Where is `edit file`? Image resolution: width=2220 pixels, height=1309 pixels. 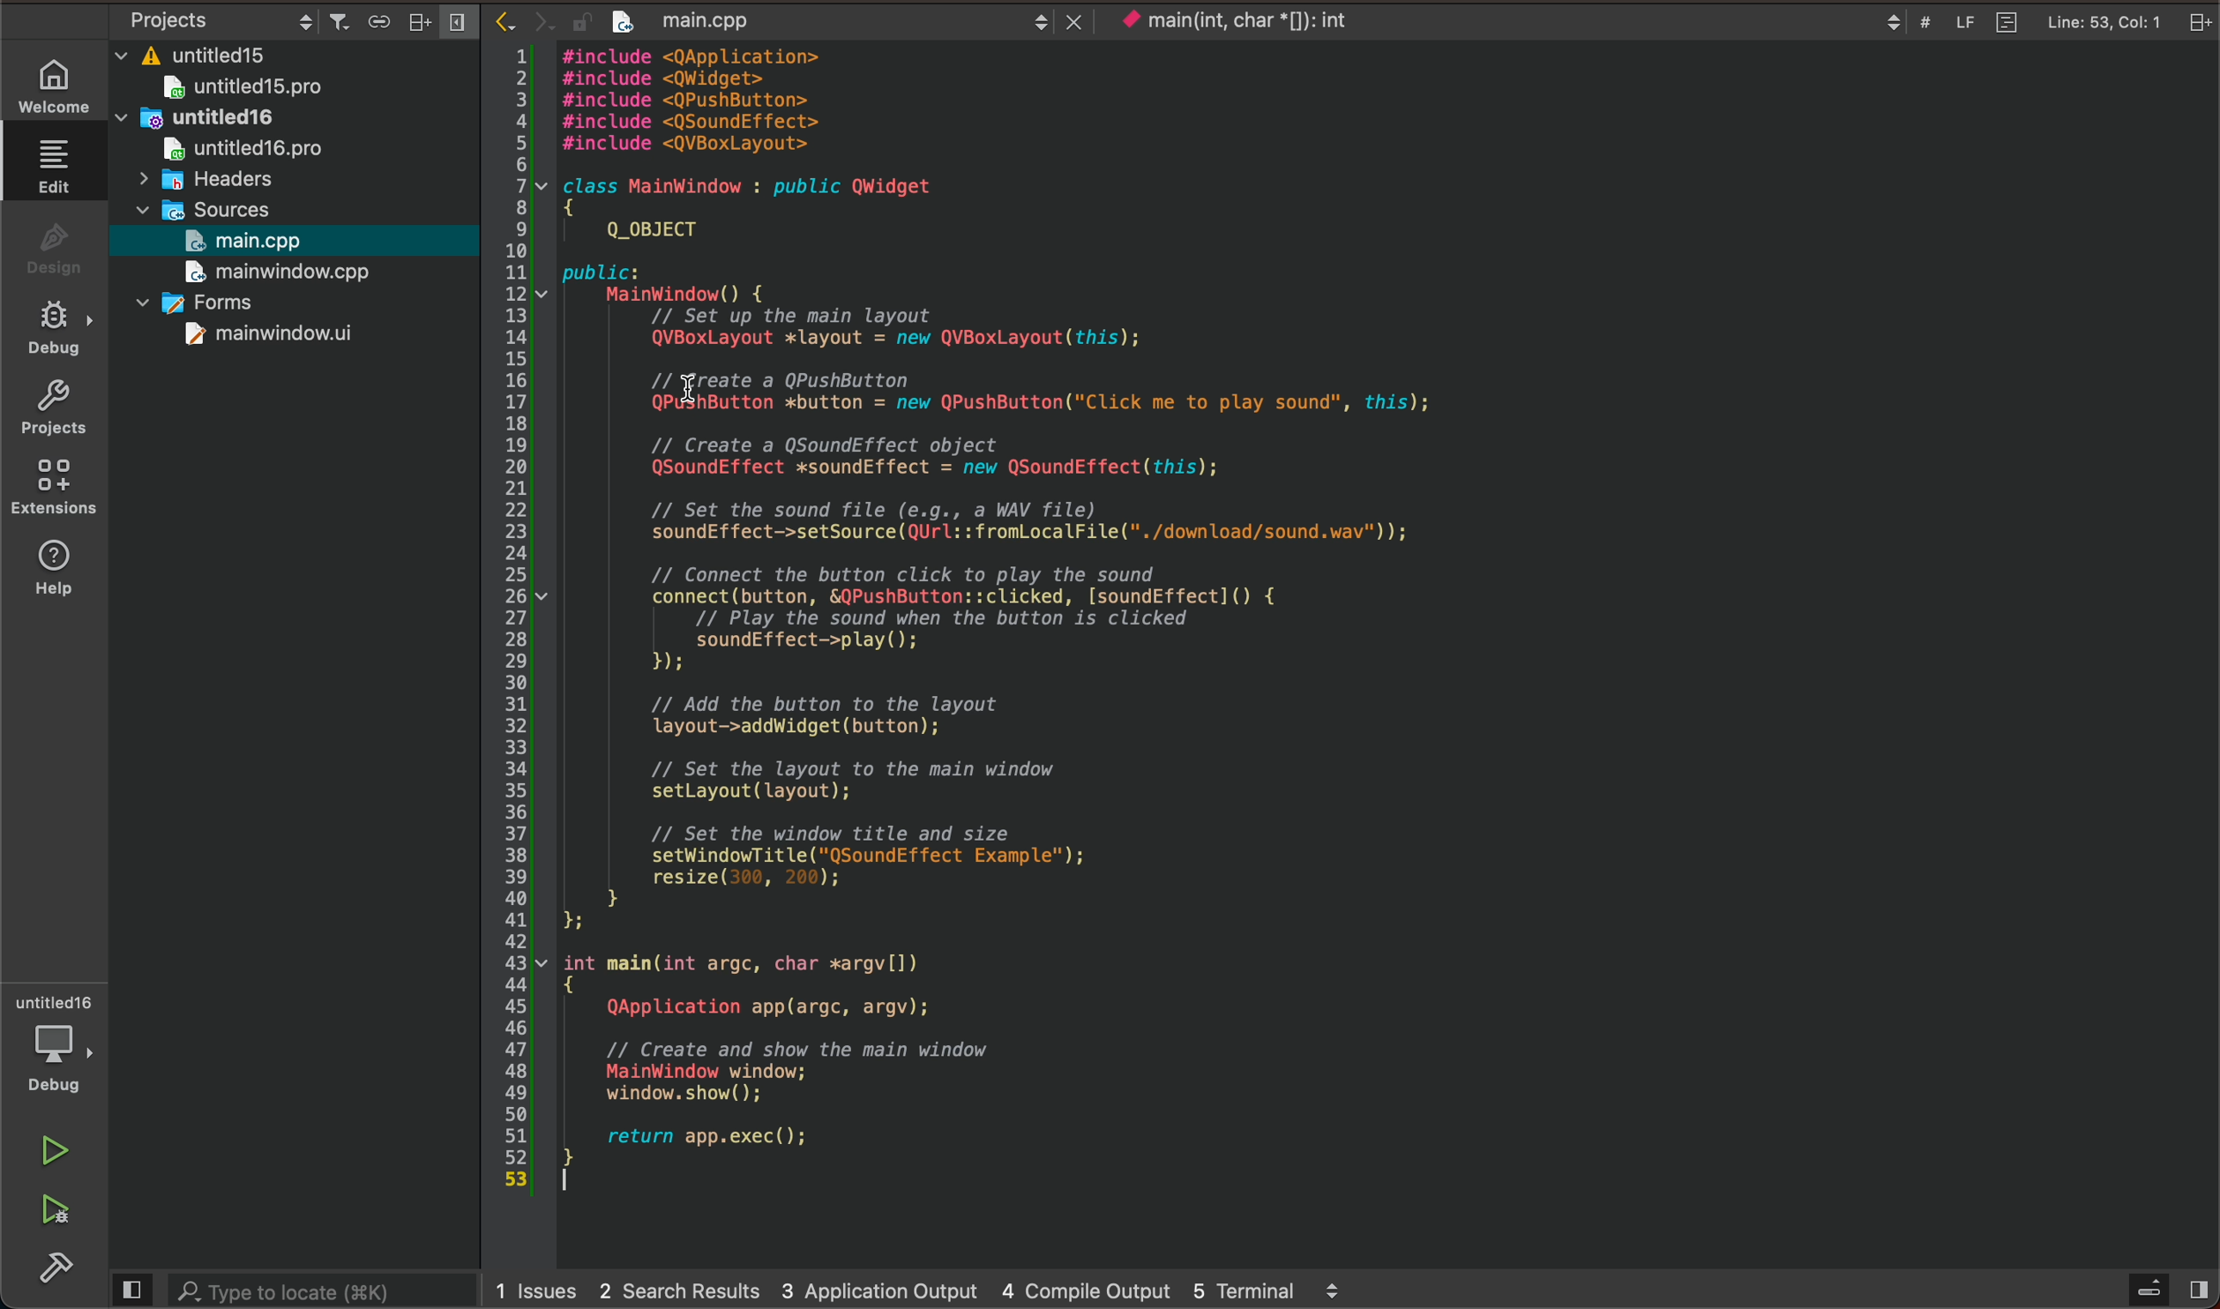
edit file is located at coordinates (56, 167).